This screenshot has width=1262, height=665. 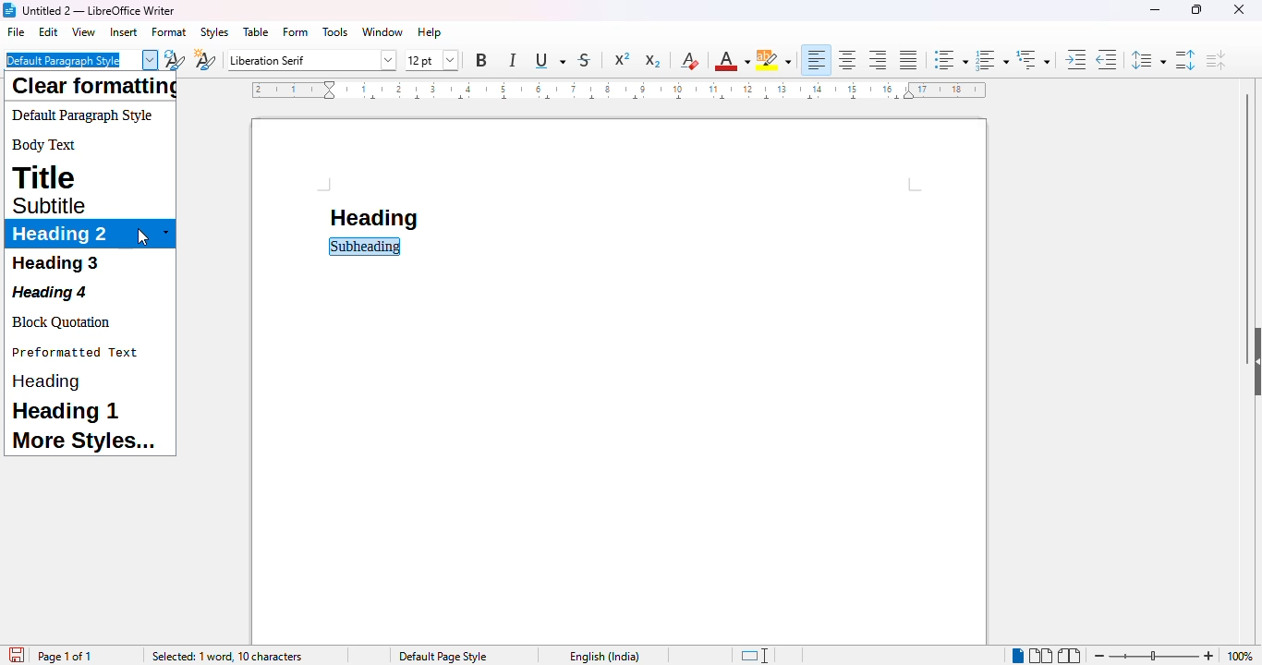 What do you see at coordinates (443, 656) in the screenshot?
I see `page style` at bounding box center [443, 656].